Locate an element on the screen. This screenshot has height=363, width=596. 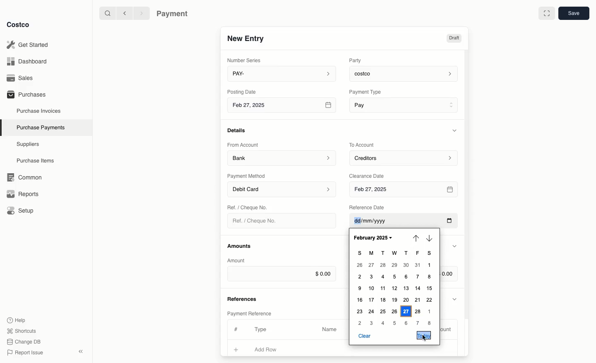
Debit Card is located at coordinates (282, 190).